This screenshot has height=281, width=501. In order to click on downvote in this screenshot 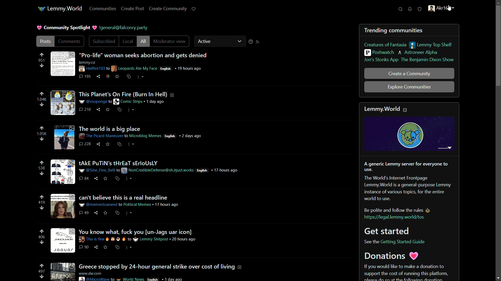, I will do `click(41, 242)`.